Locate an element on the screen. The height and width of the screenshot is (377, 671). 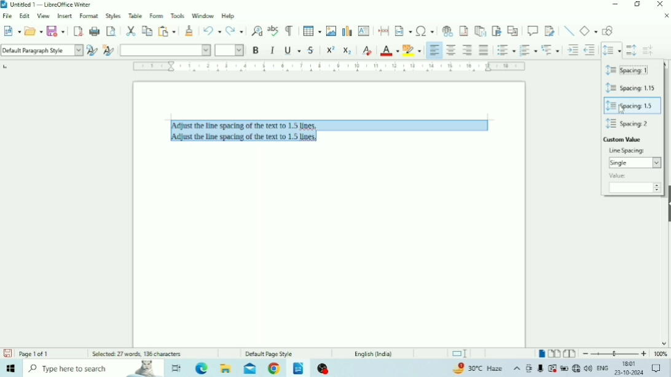
Standard selection is located at coordinates (461, 354).